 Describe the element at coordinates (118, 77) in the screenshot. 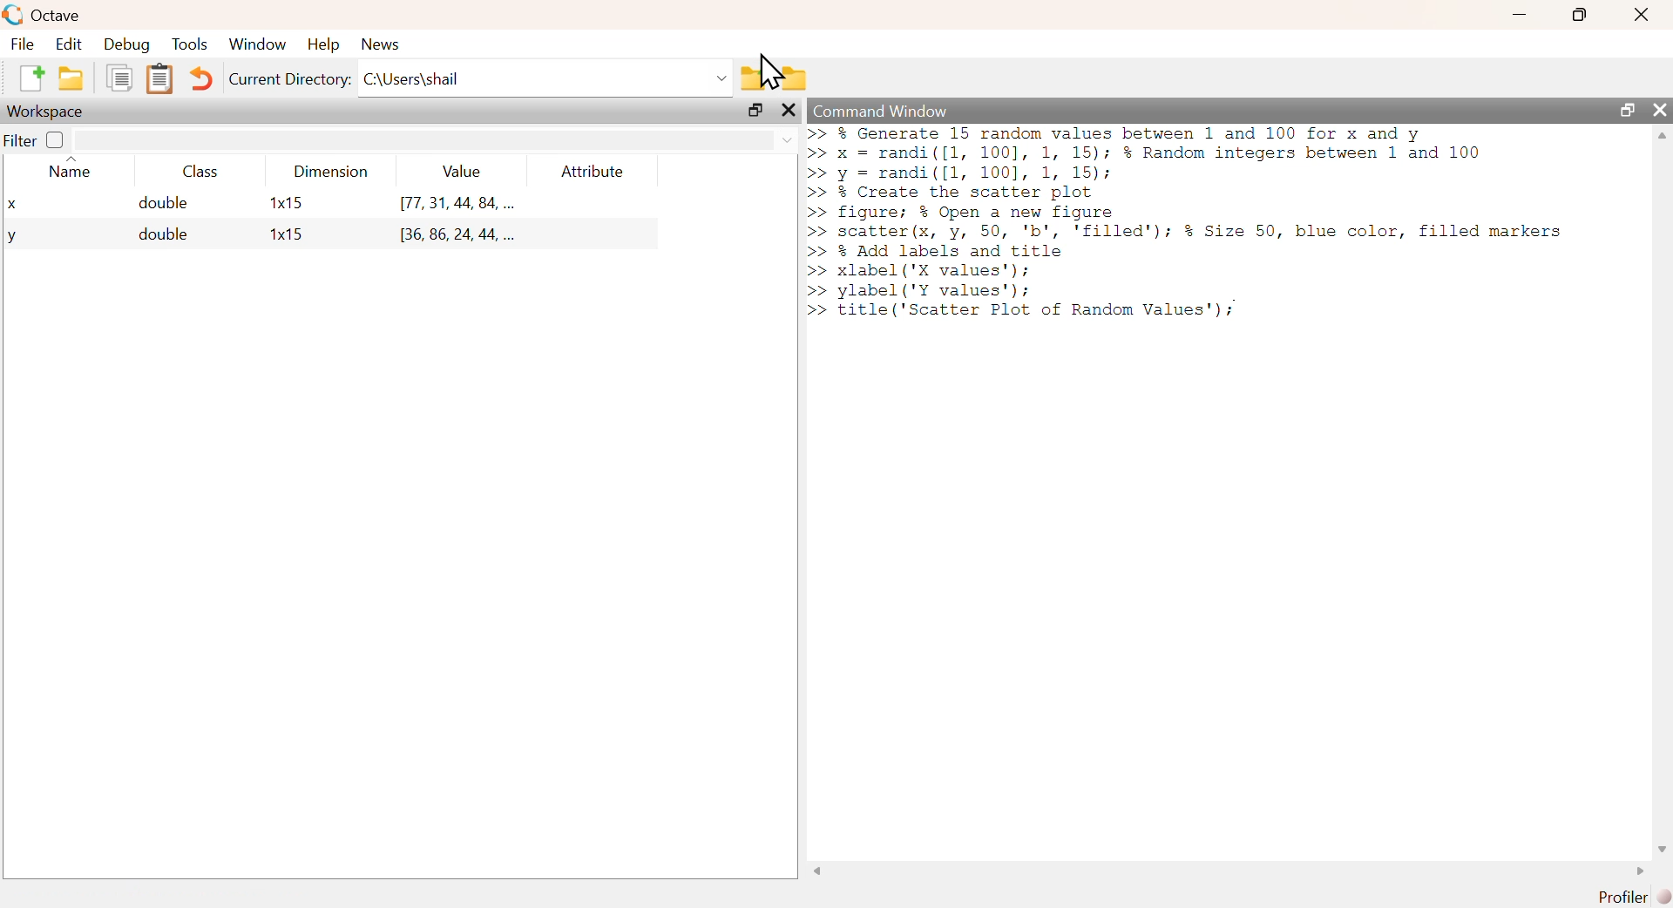

I see `Duplicate` at that location.